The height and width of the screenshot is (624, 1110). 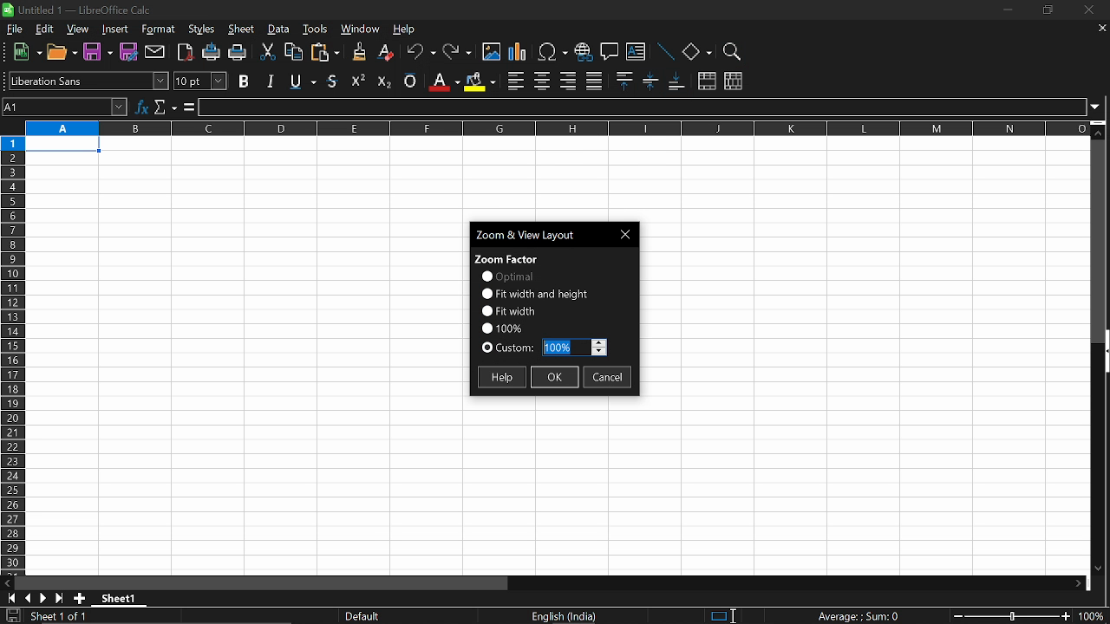 I want to click on overline, so click(x=410, y=79).